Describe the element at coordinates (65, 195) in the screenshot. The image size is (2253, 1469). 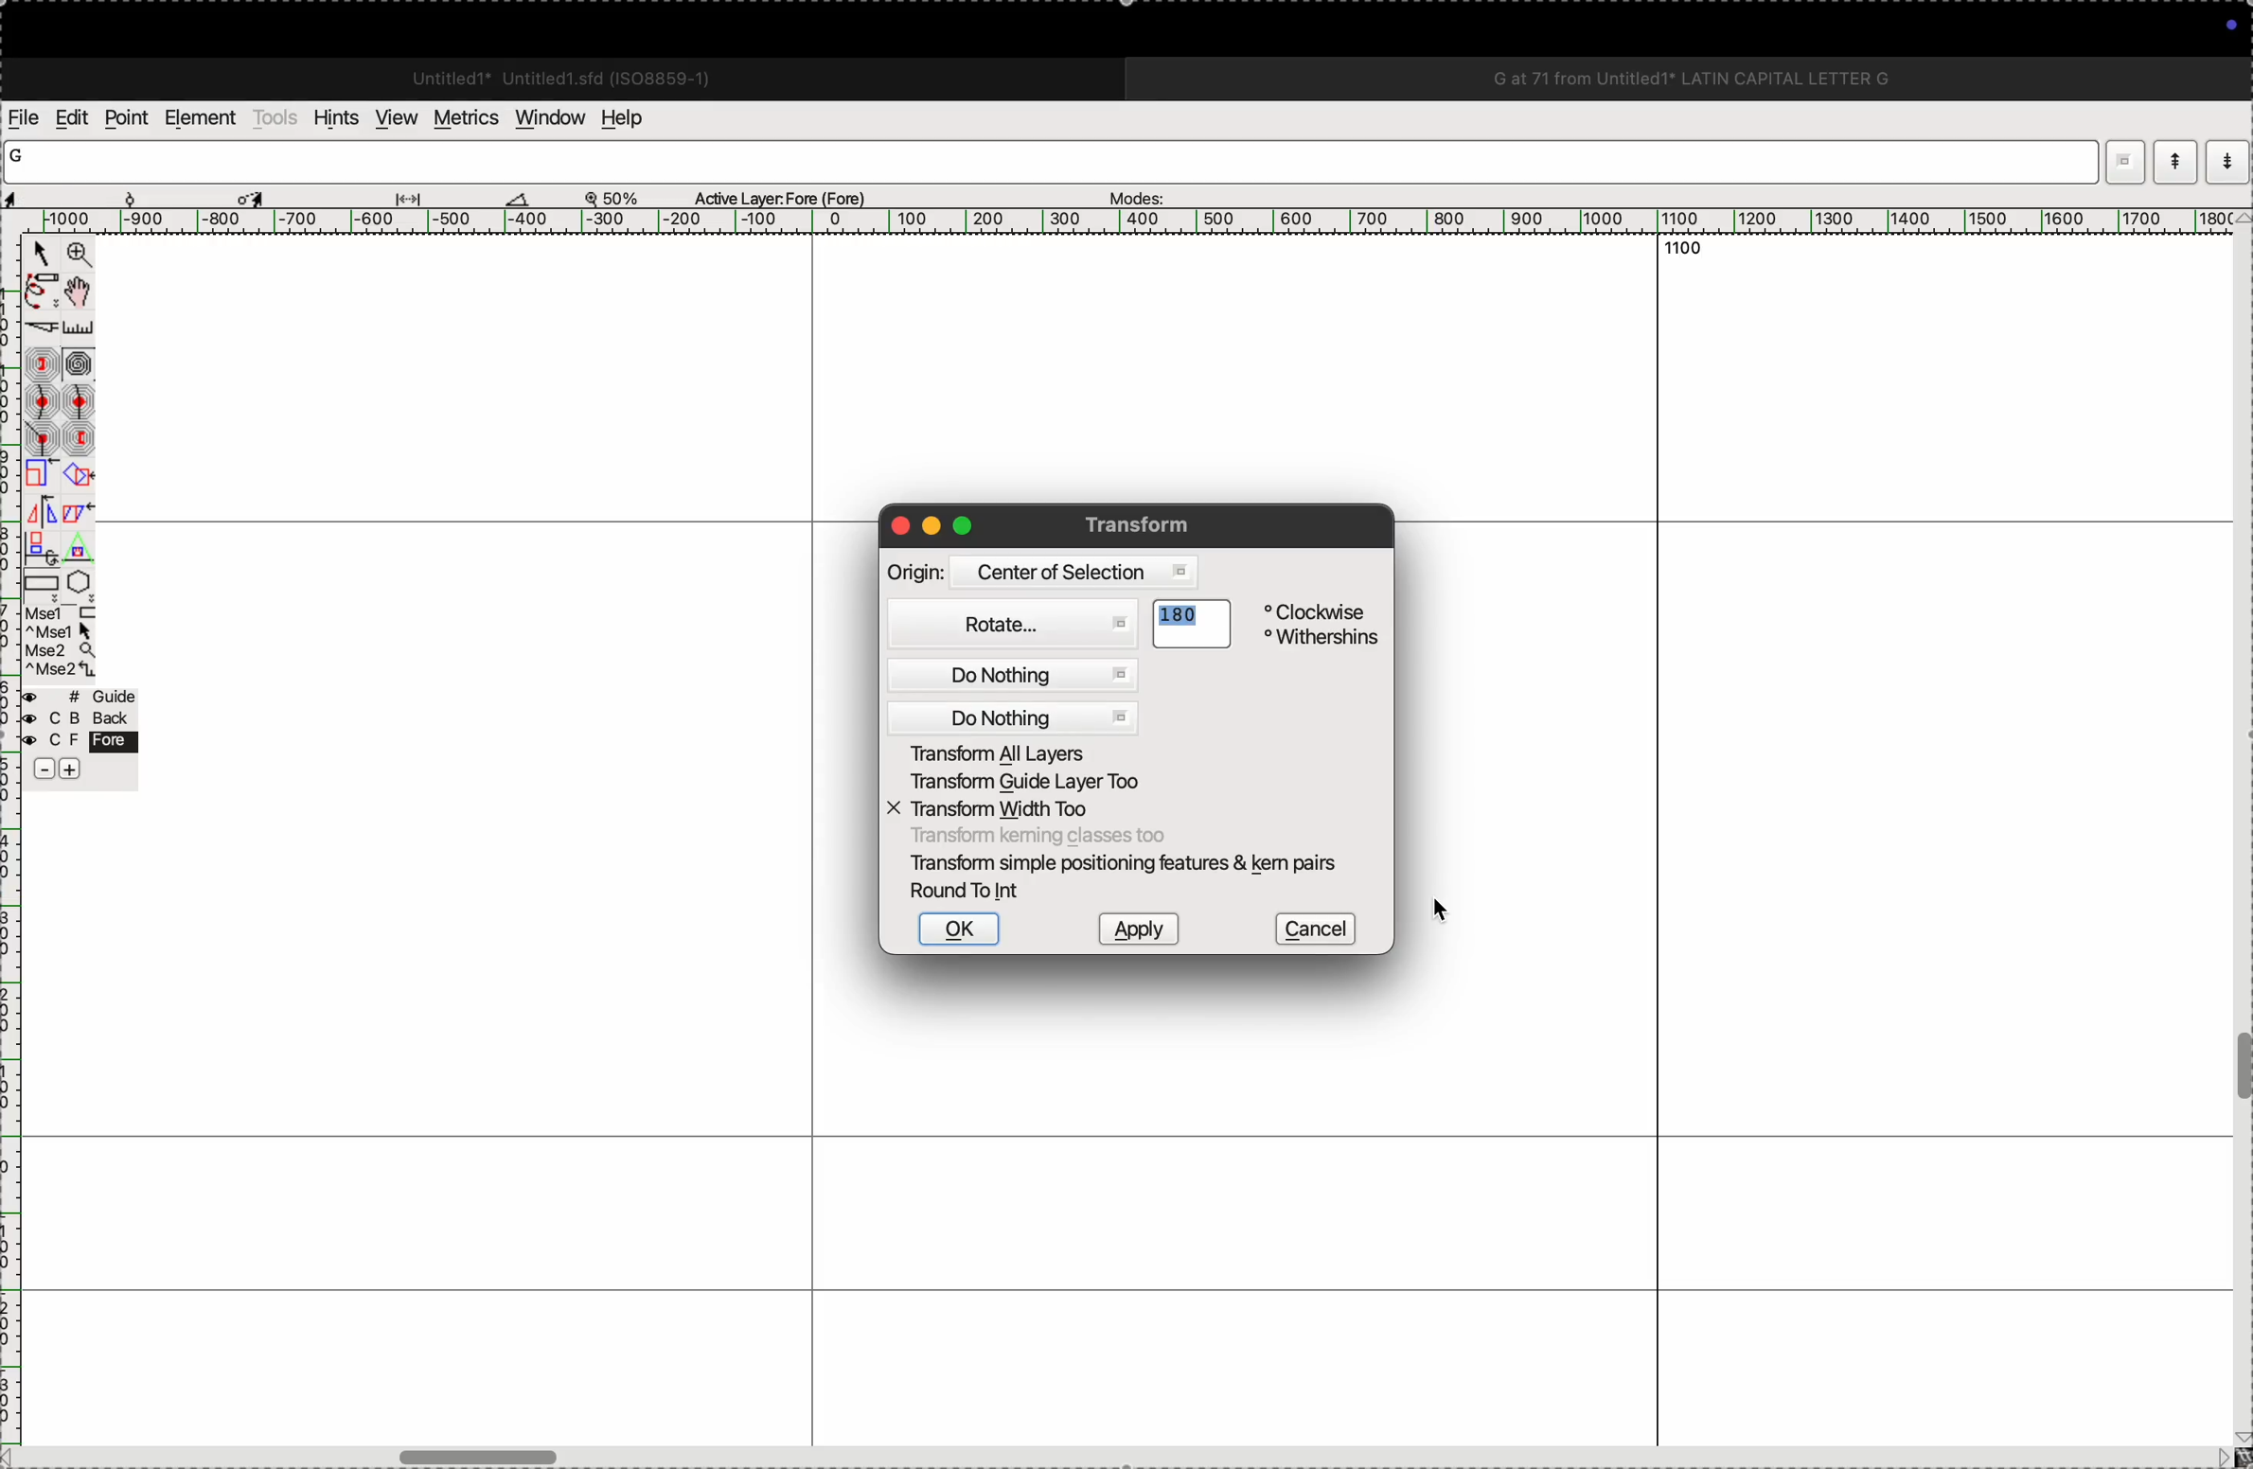
I see `cordinates` at that location.